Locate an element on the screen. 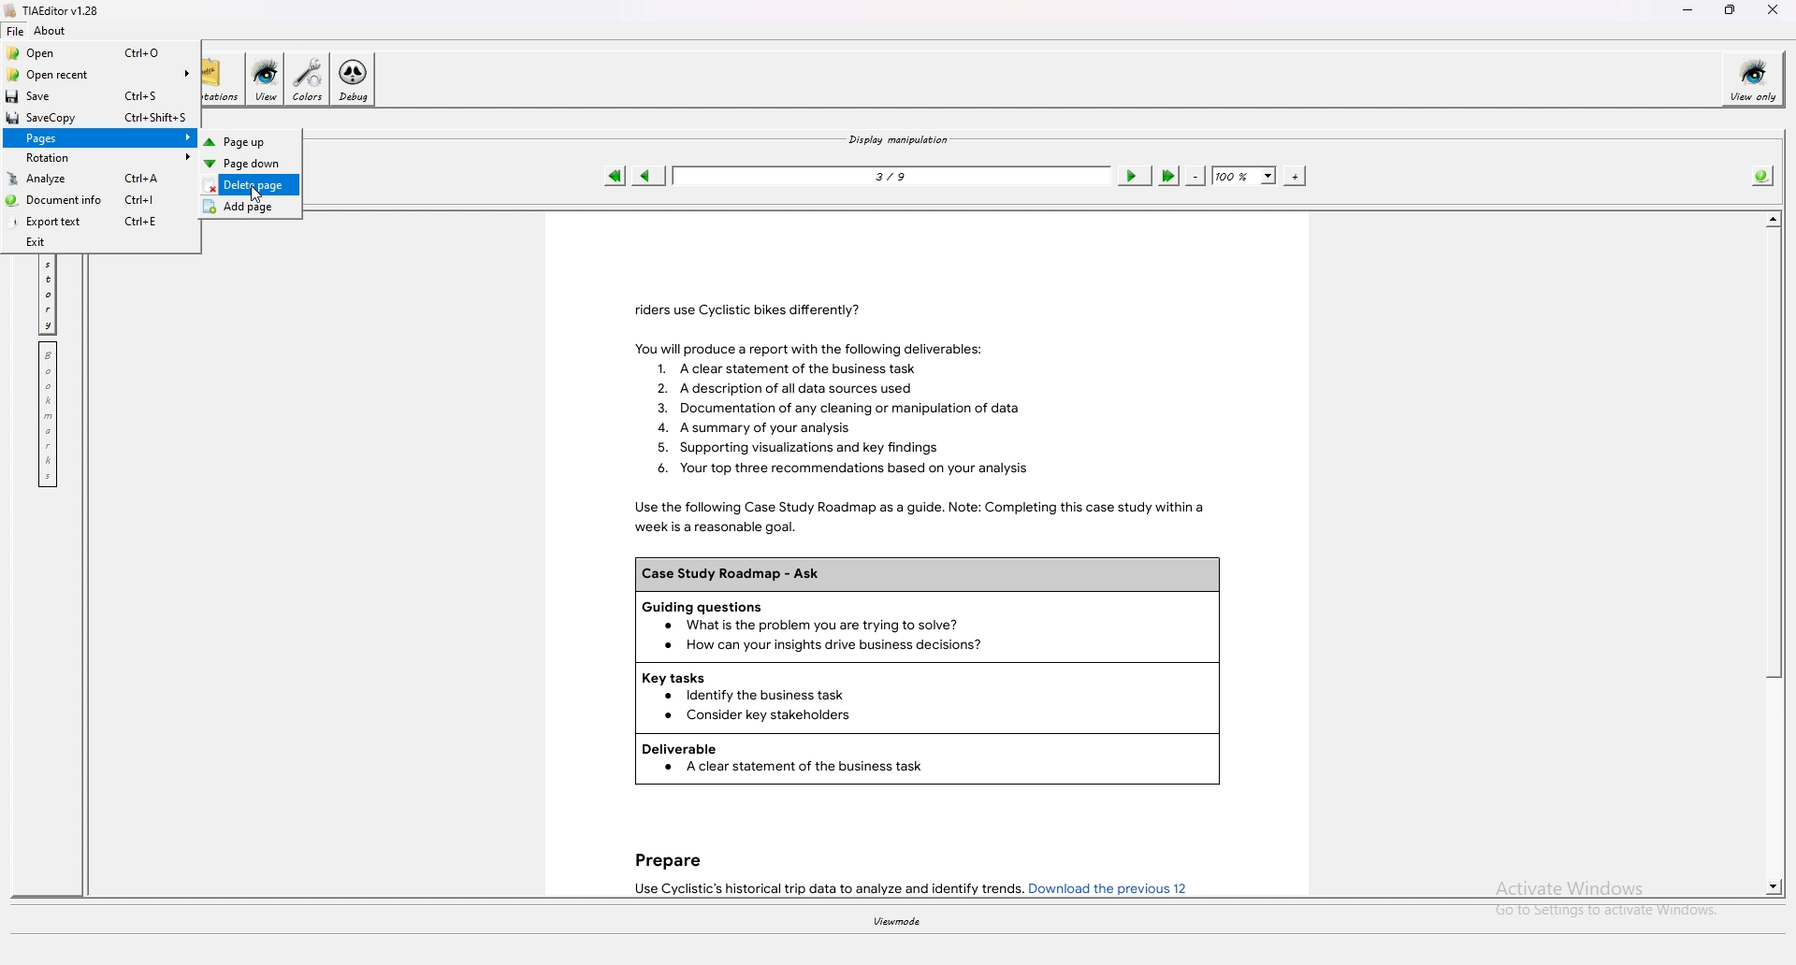  Pages  is located at coordinates (103, 138).